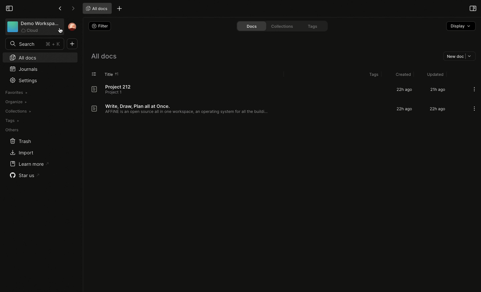 The width and height of the screenshot is (481, 292). Describe the element at coordinates (118, 73) in the screenshot. I see `Sort` at that location.